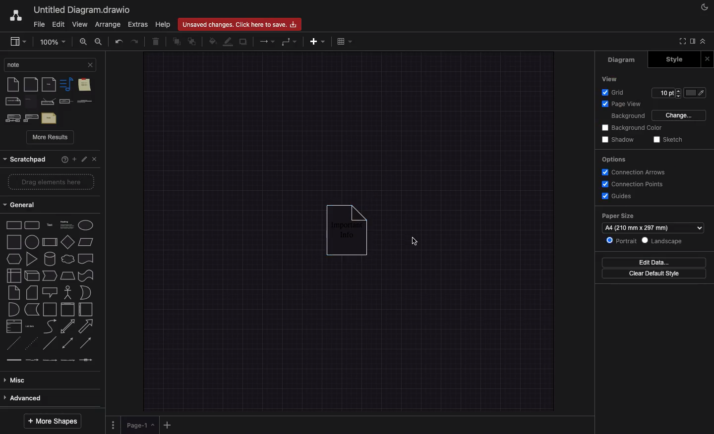 The width and height of the screenshot is (714, 434). I want to click on cylinder, so click(51, 259).